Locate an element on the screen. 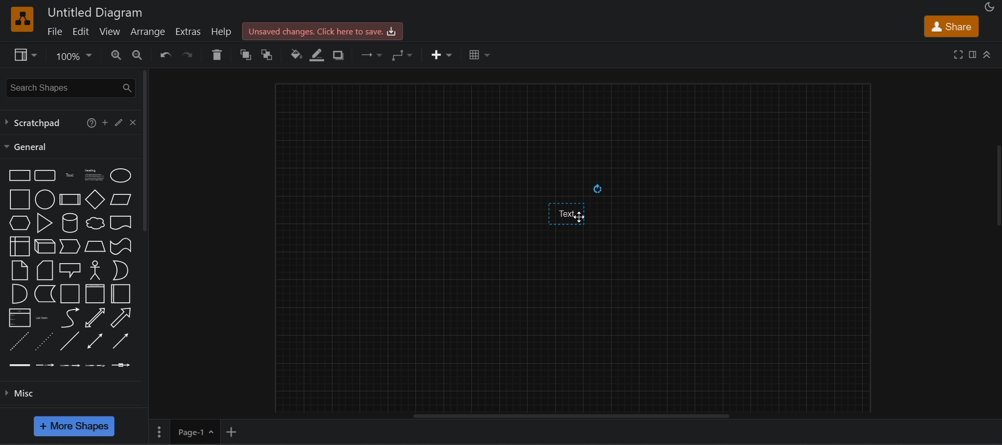  zoom options is located at coordinates (74, 55).